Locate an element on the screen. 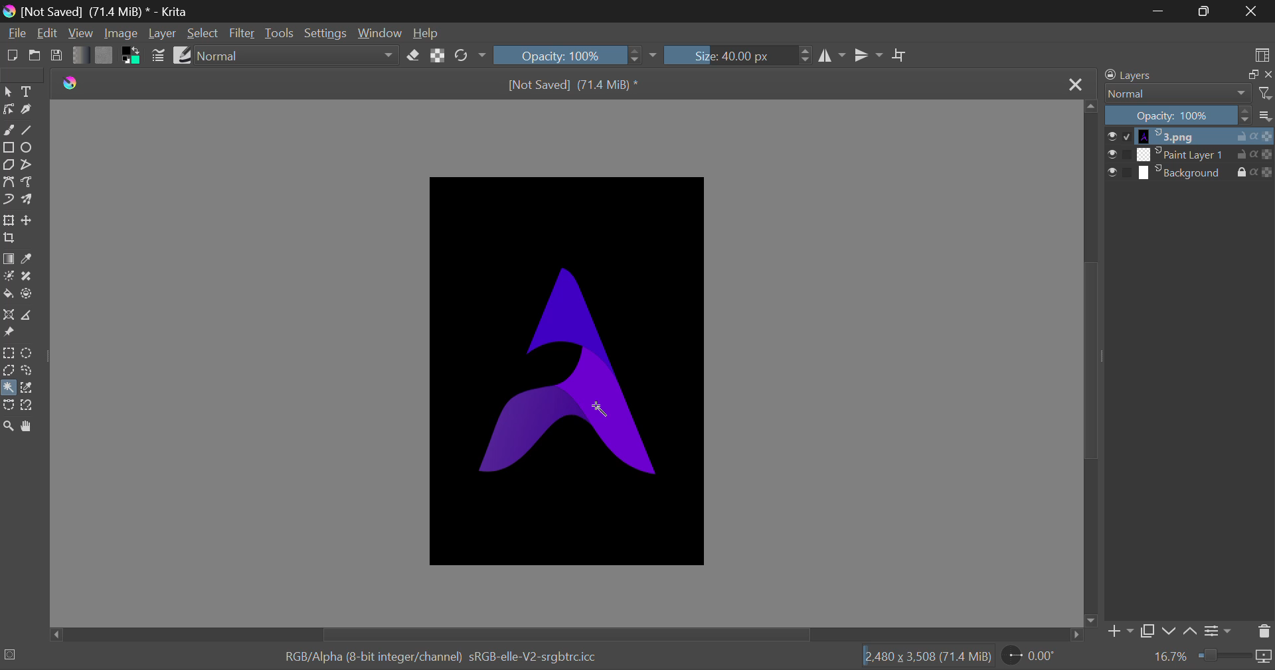 Image resolution: width=1275 pixels, height=670 pixels. actions is located at coordinates (1255, 137).